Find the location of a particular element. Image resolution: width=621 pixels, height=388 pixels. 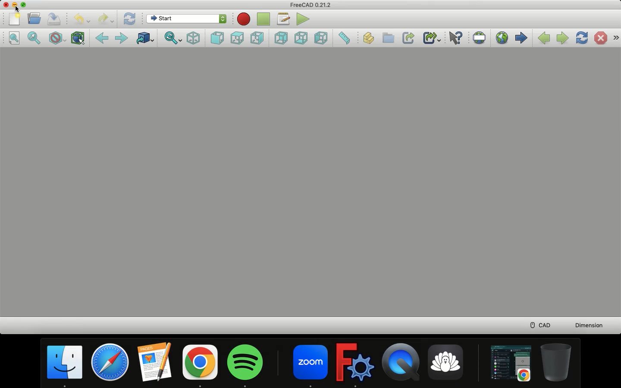

Draw style is located at coordinates (57, 38).